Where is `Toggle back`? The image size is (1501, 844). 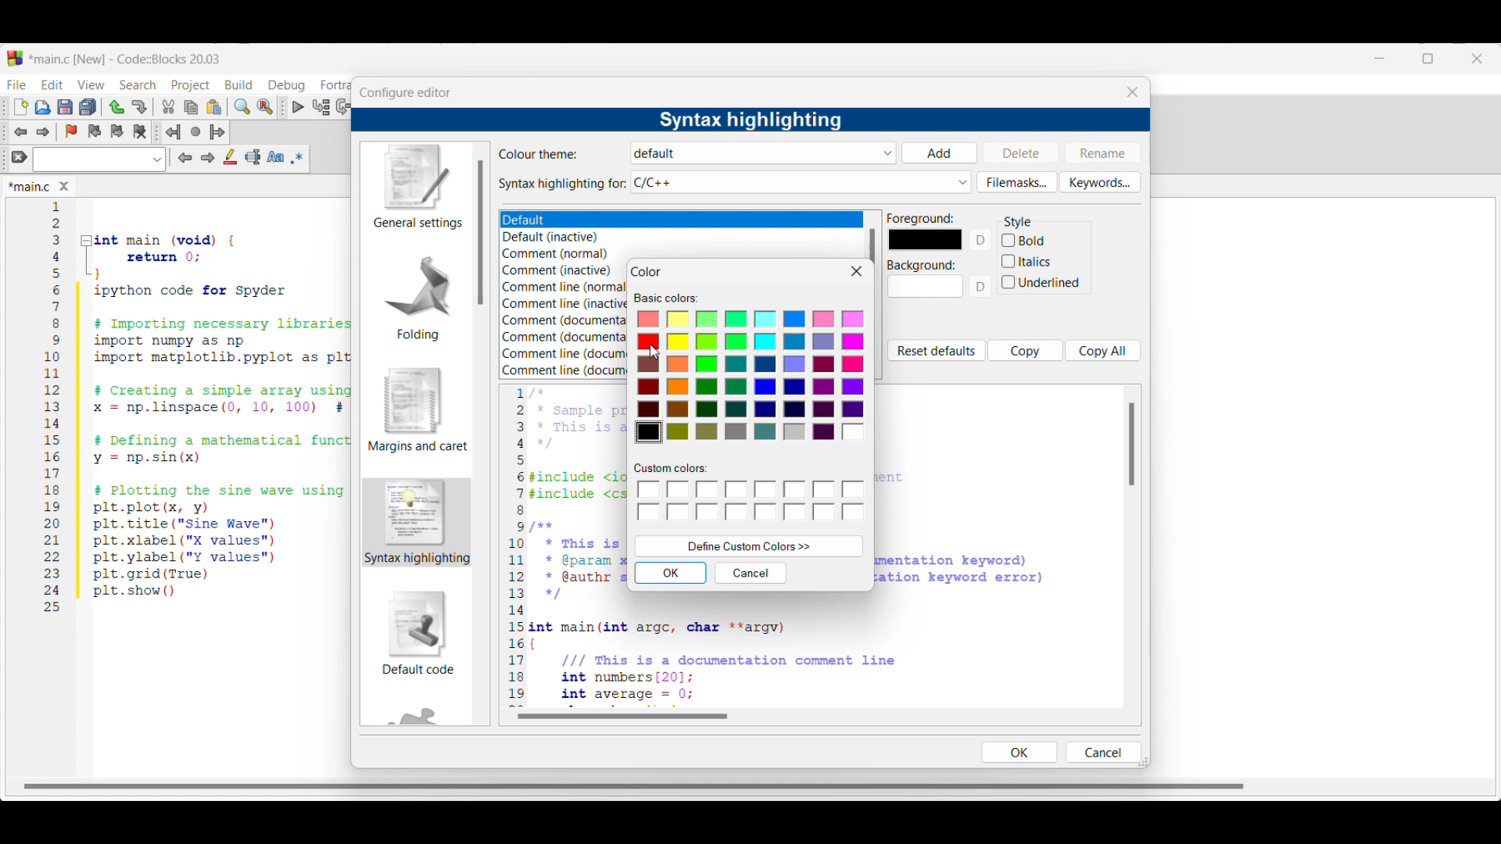
Toggle back is located at coordinates (20, 132).